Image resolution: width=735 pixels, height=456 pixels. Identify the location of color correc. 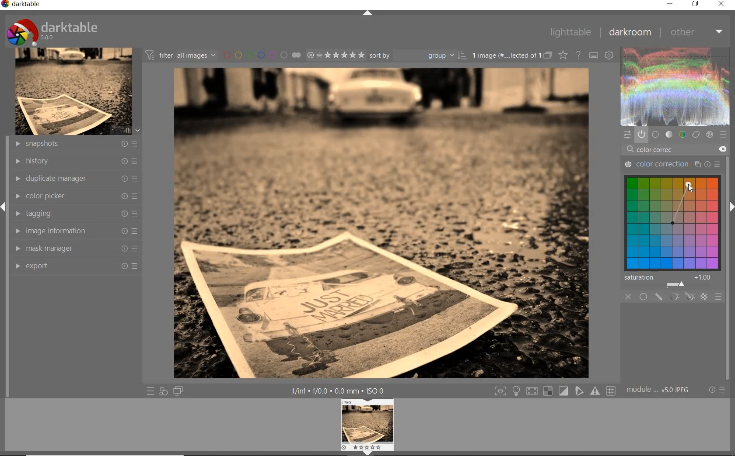
(661, 150).